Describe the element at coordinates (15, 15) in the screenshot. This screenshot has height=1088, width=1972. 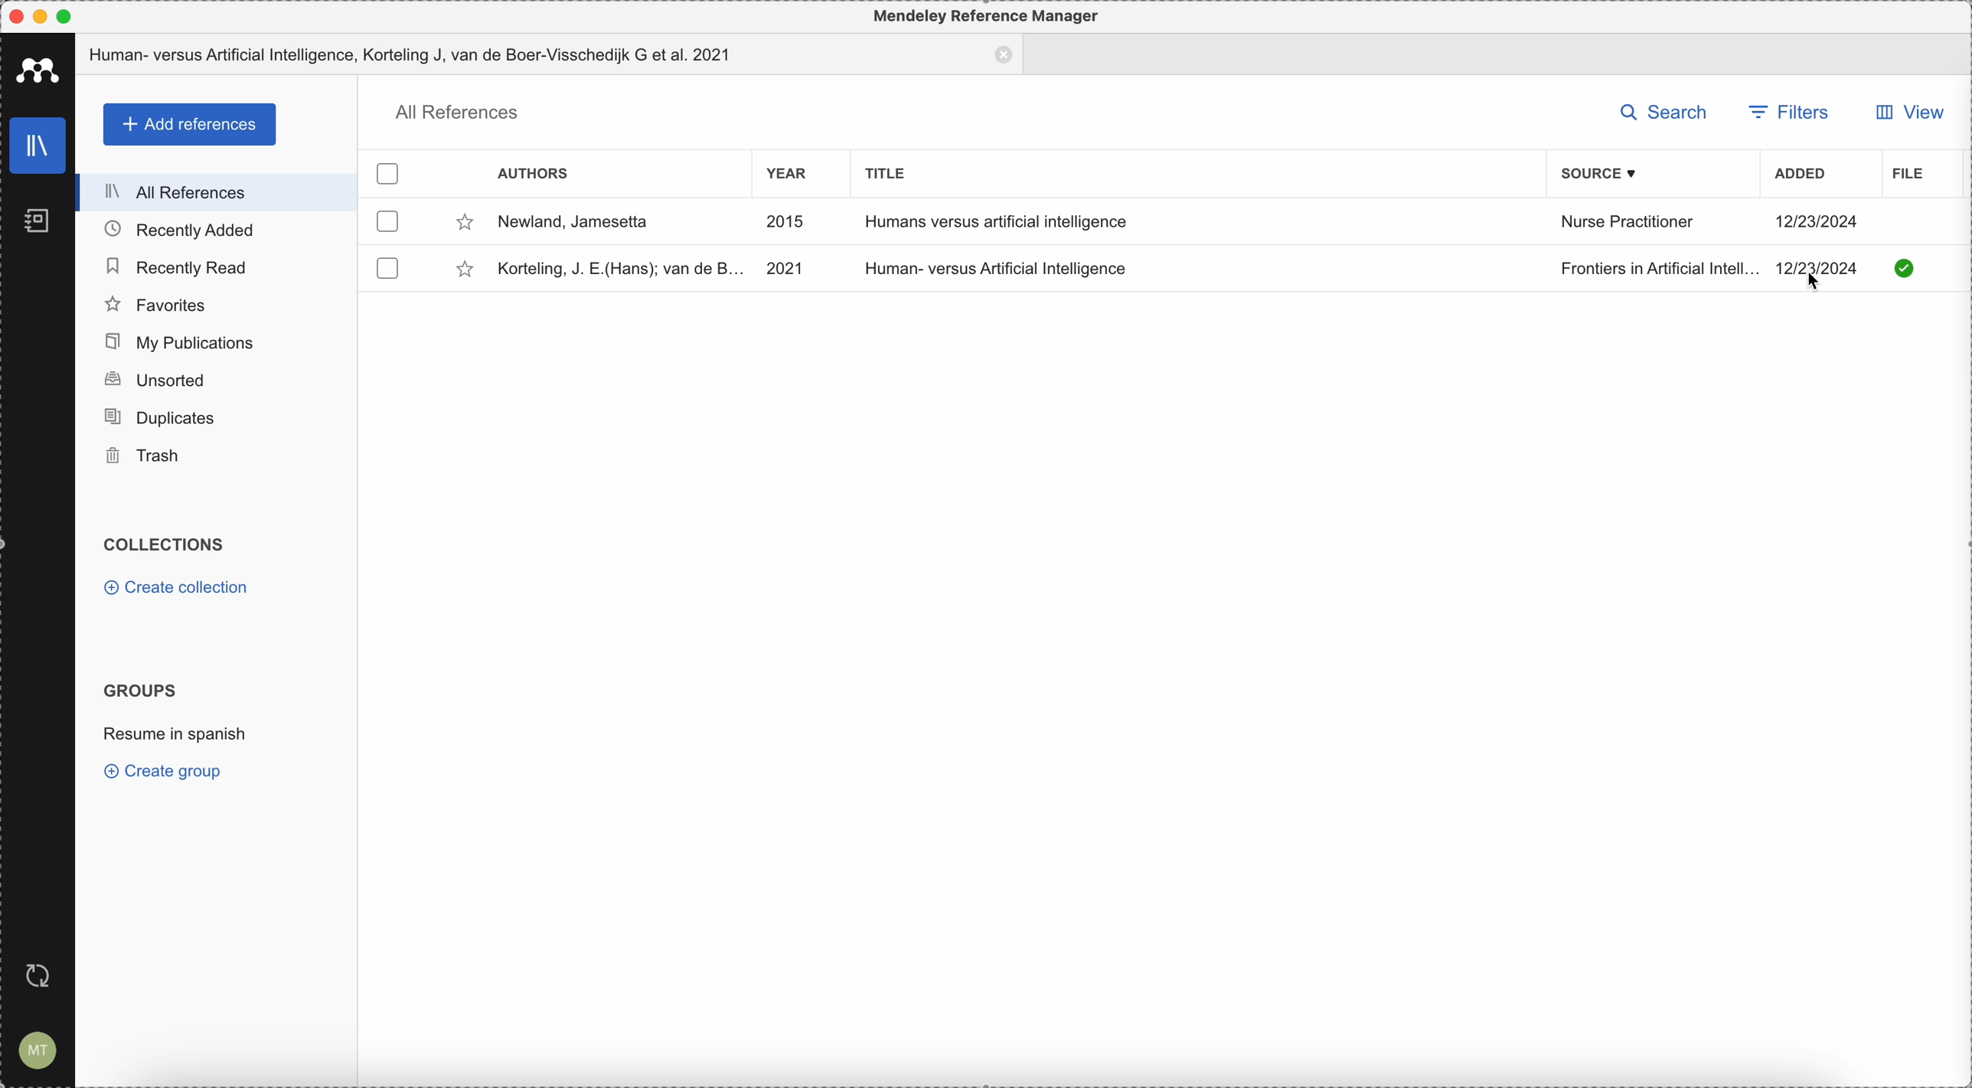
I see `close Mendeley` at that location.